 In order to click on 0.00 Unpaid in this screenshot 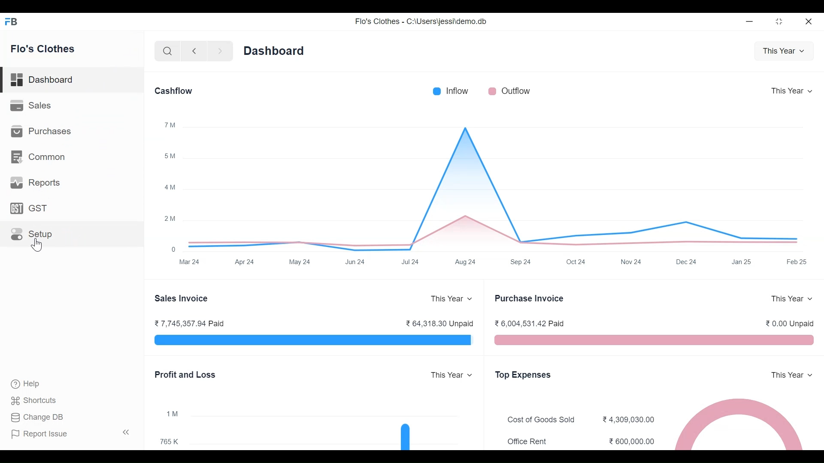, I will do `click(789, 324)`.